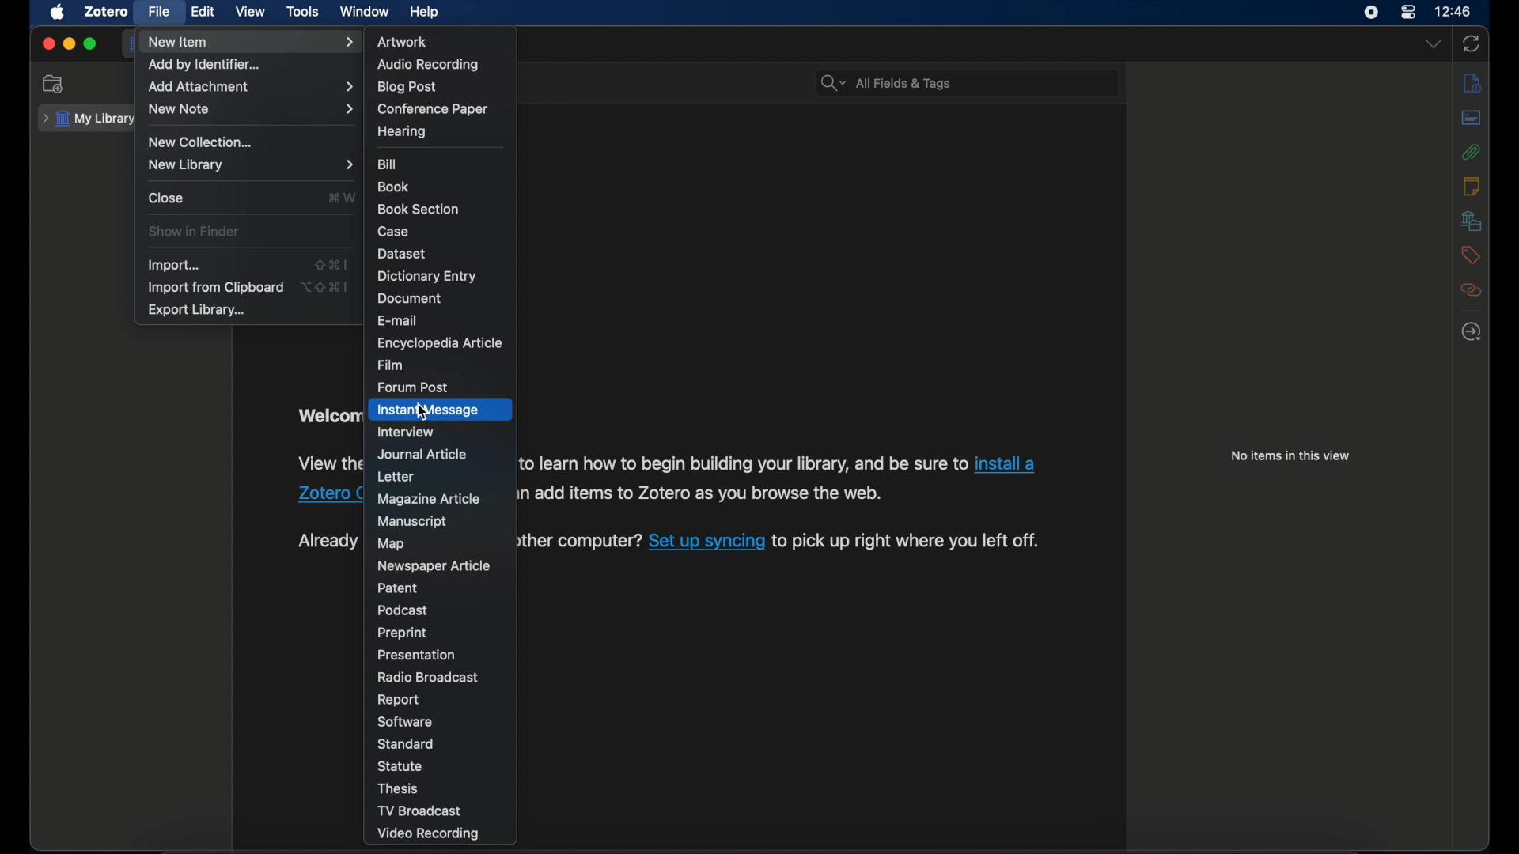  I want to click on add attachment, so click(250, 86).